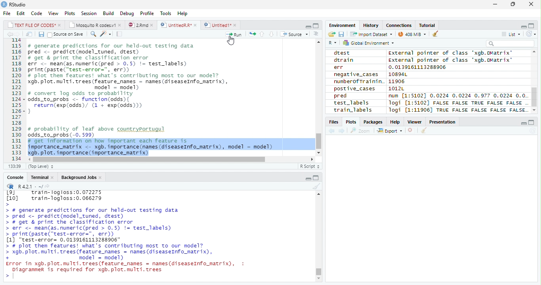  Describe the element at coordinates (510, 44) in the screenshot. I see `Search` at that location.